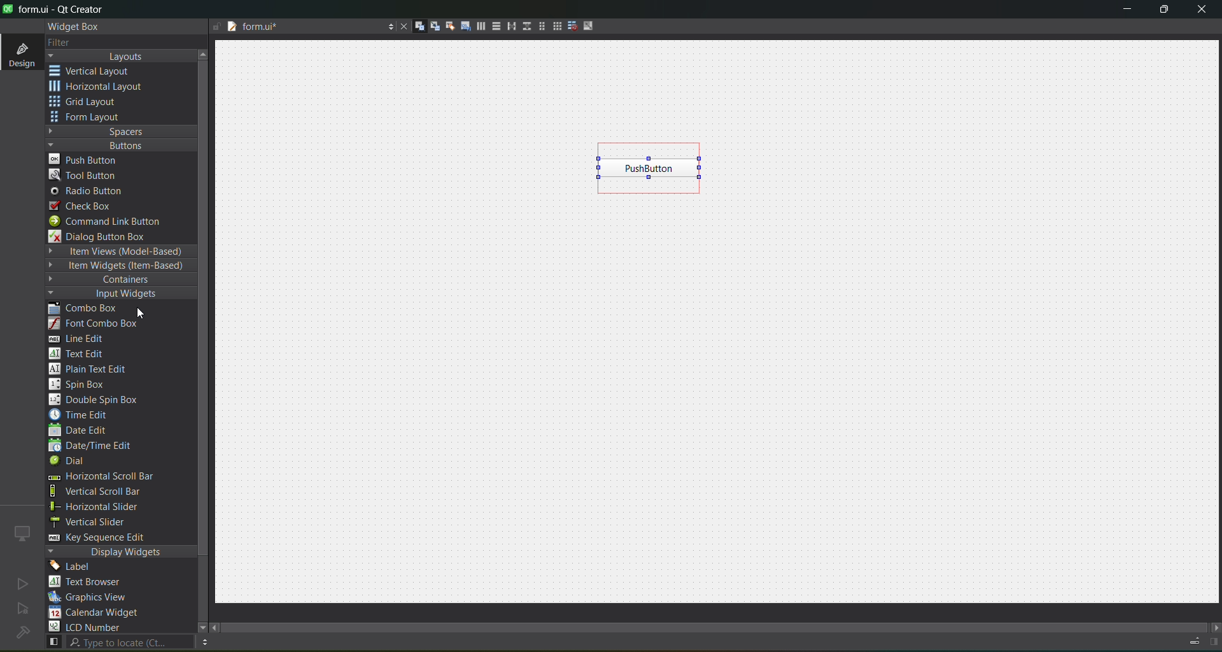 The width and height of the screenshot is (1222, 652). I want to click on plain text edit, so click(93, 370).